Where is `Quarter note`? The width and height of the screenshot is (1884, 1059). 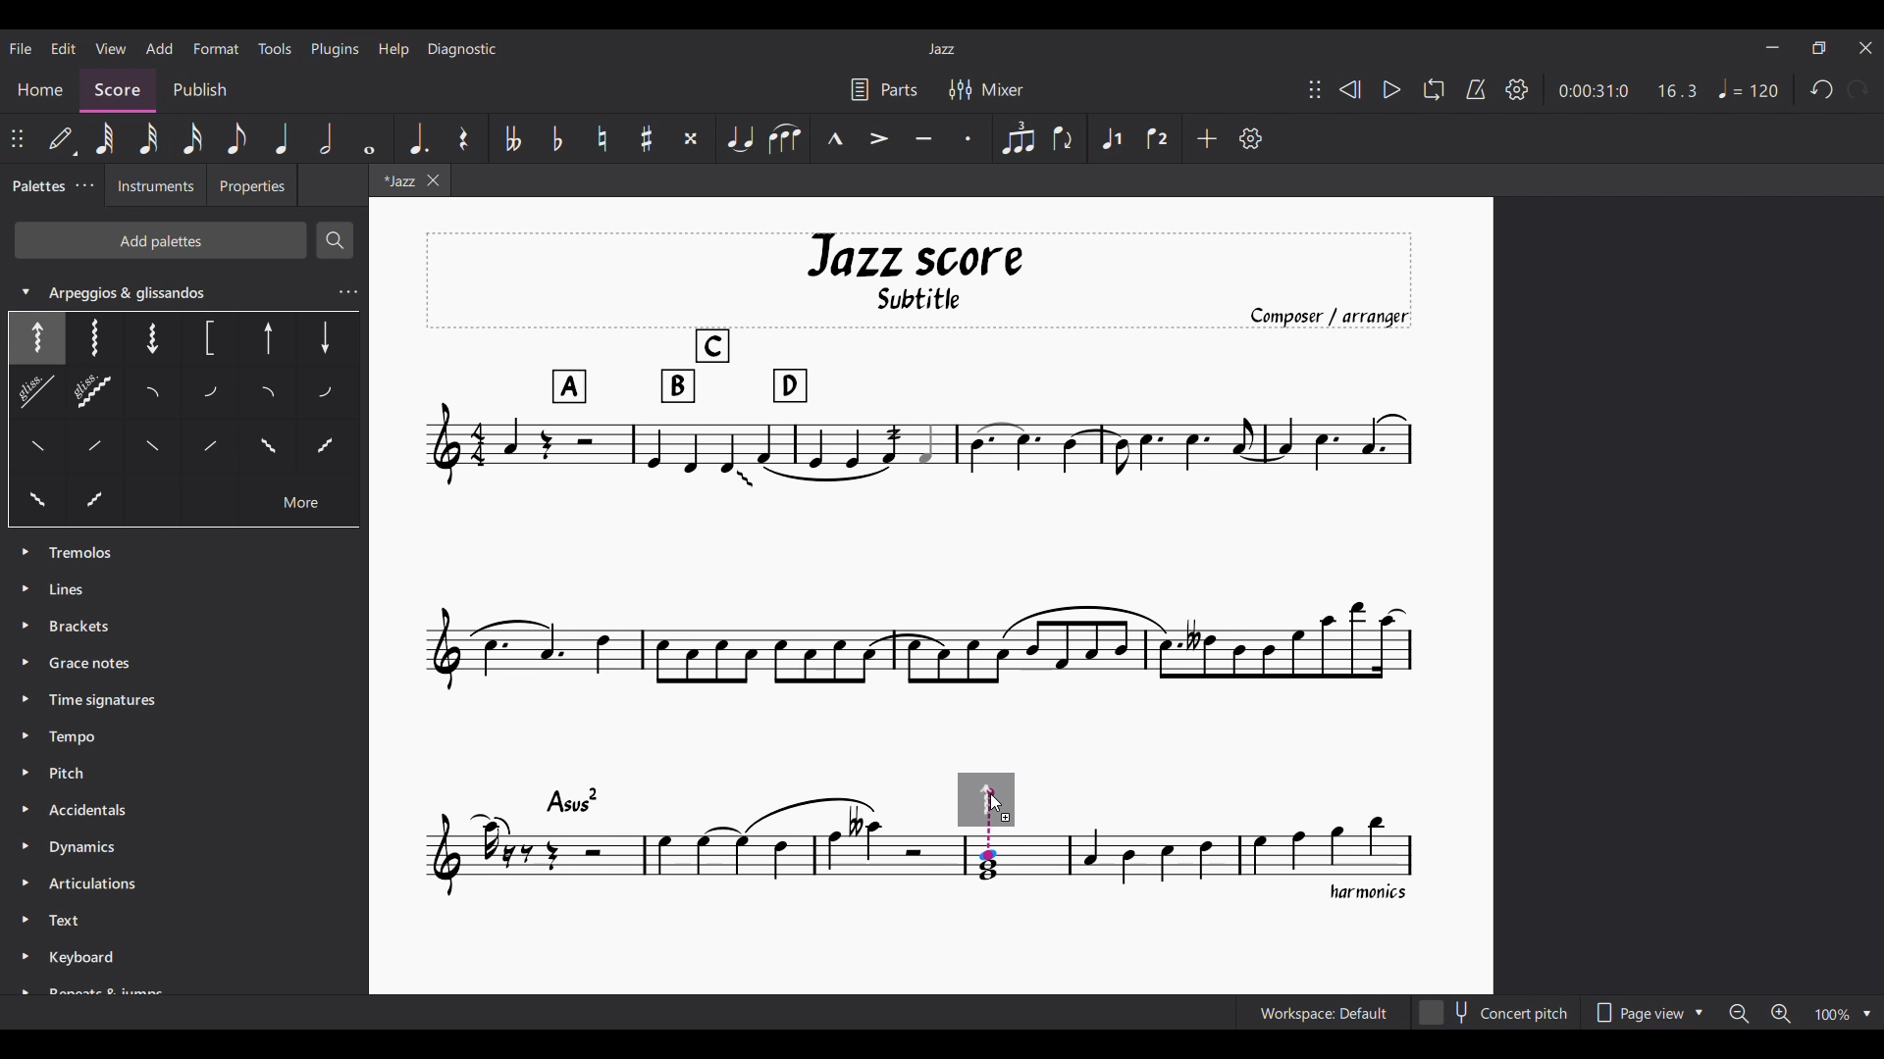
Quarter note is located at coordinates (283, 138).